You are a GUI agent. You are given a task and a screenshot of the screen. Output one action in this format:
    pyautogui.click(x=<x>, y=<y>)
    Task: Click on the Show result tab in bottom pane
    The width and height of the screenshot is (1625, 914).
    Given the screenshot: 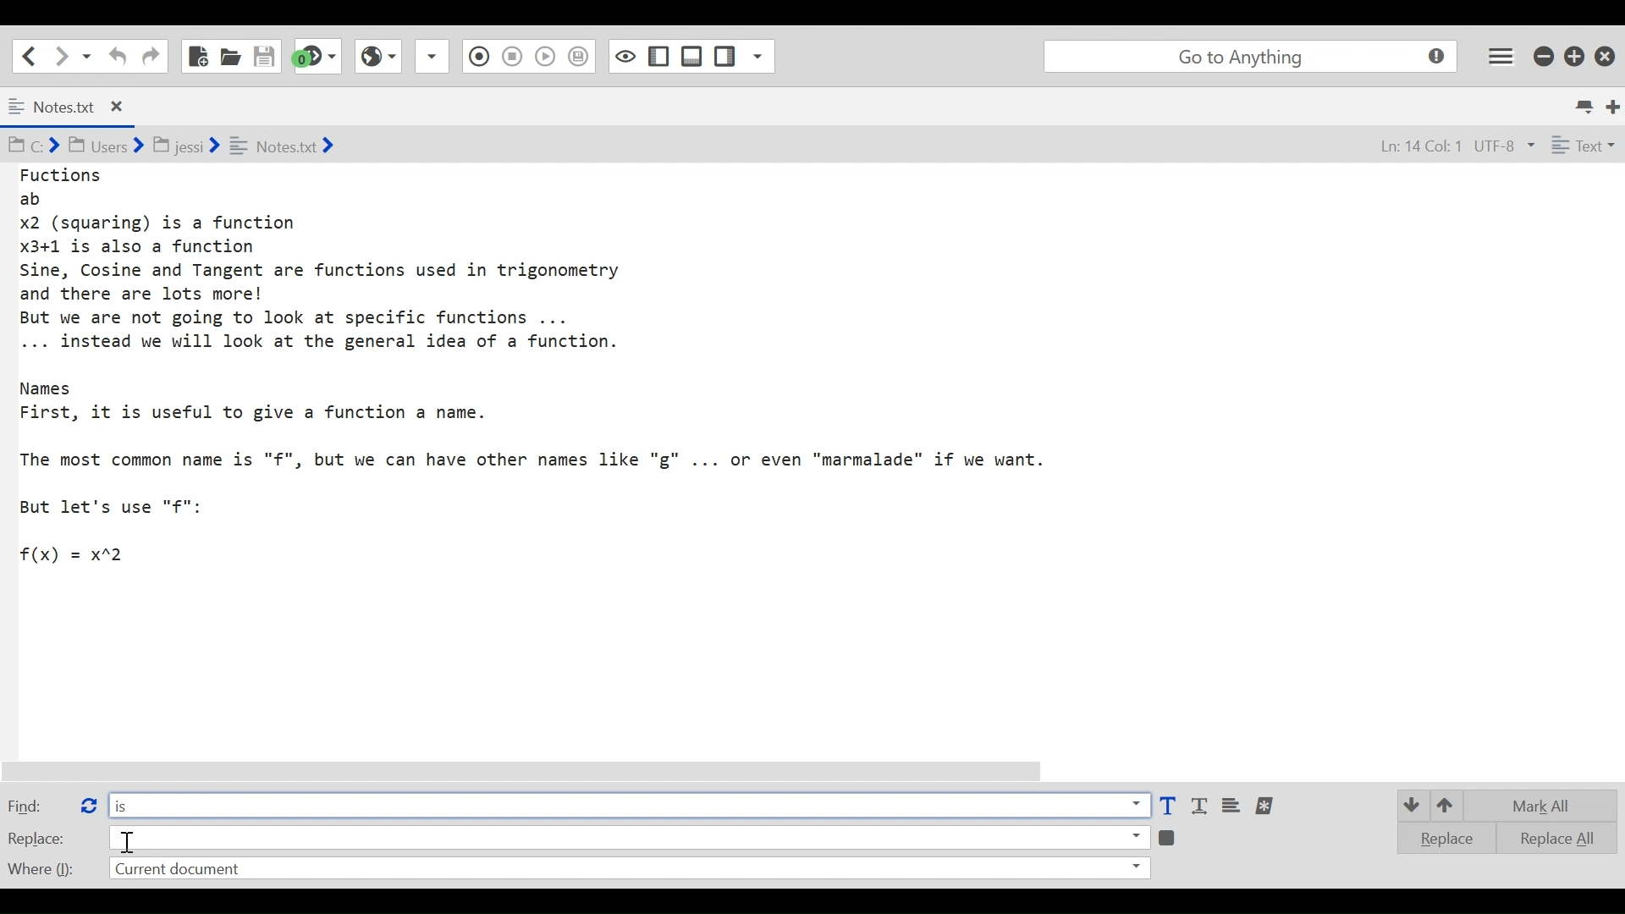 What is the action you would take?
    pyautogui.click(x=1170, y=836)
    